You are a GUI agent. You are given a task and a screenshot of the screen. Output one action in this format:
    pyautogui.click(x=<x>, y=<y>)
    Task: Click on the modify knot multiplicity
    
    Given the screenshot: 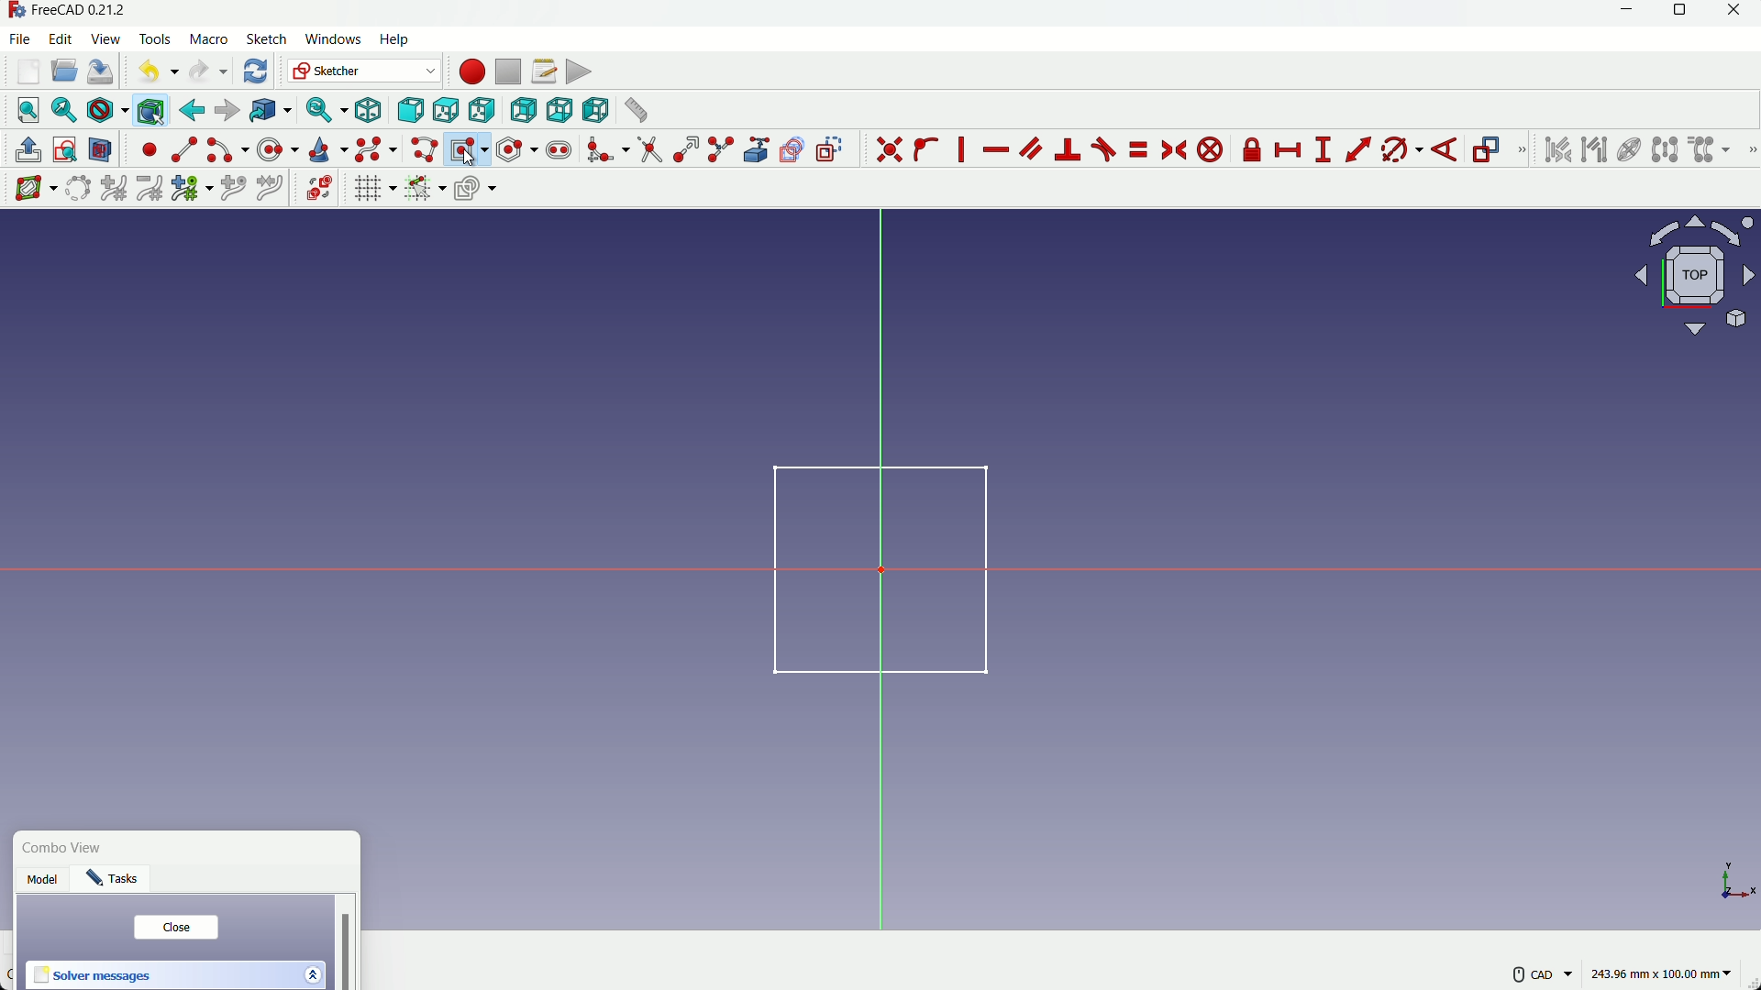 What is the action you would take?
    pyautogui.click(x=191, y=187)
    